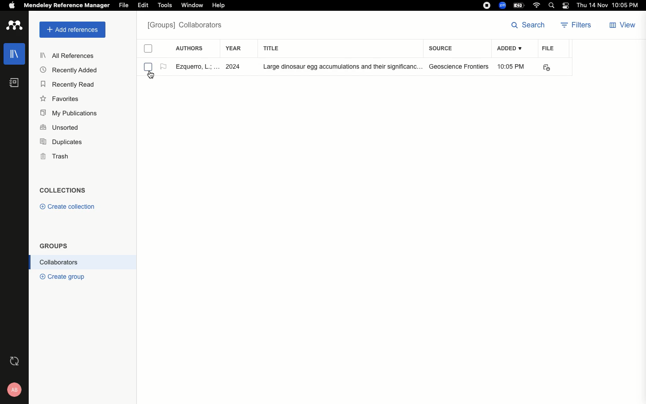 The image size is (646, 404). I want to click on Recording, so click(487, 5).